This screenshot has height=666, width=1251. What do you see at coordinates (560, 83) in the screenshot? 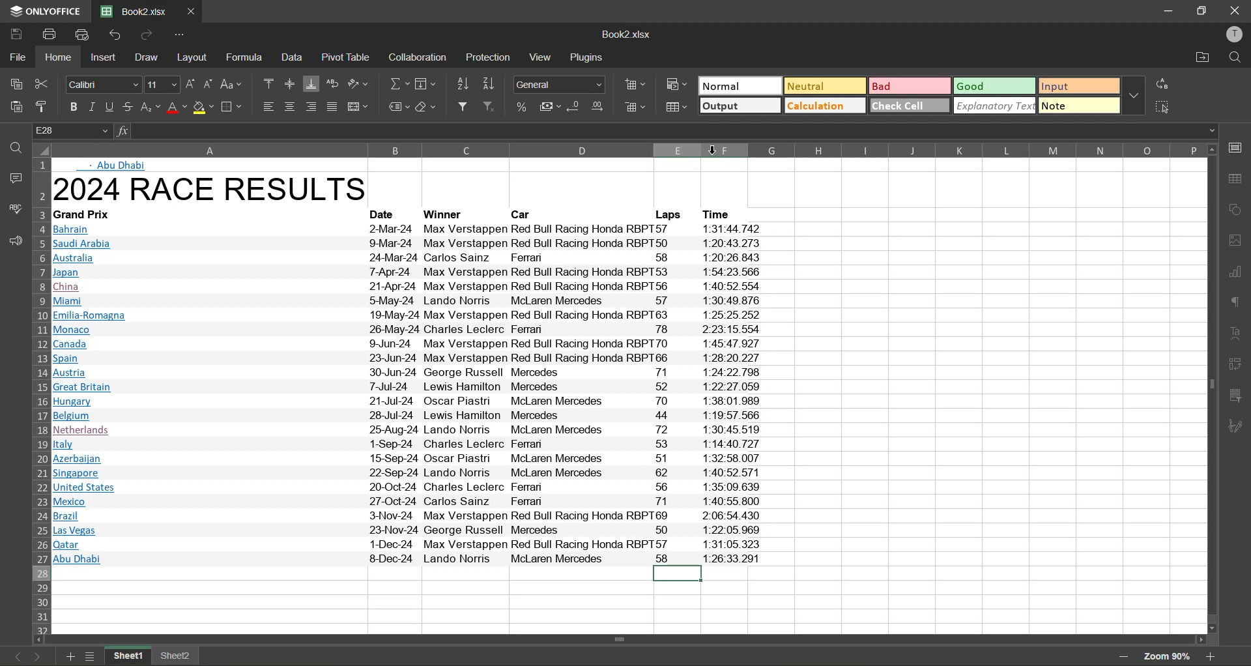
I see `number format` at bounding box center [560, 83].